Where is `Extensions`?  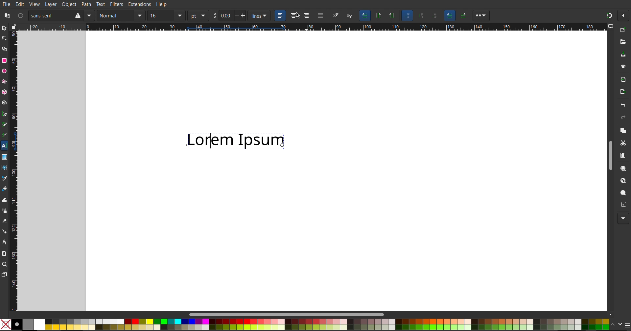
Extensions is located at coordinates (139, 5).